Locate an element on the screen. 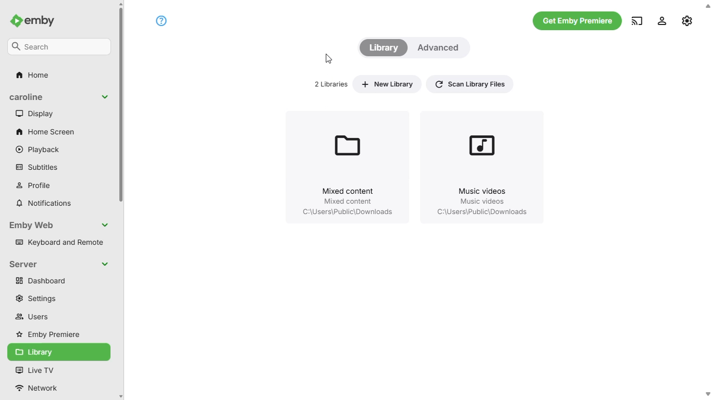  home is located at coordinates (32, 75).